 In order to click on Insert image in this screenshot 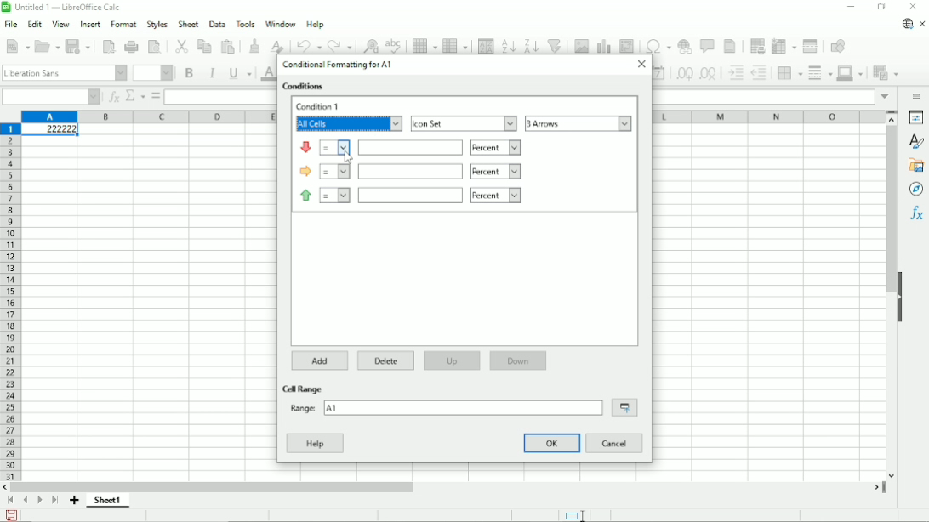, I will do `click(580, 44)`.